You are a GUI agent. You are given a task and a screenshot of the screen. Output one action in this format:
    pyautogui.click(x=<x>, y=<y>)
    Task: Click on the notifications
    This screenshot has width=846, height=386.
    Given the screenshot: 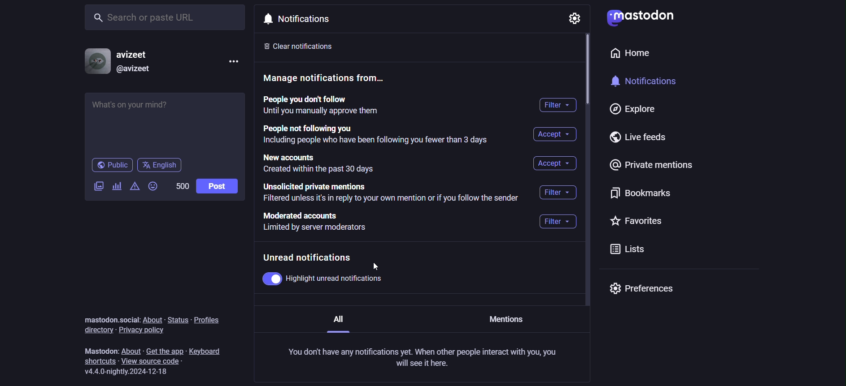 What is the action you would take?
    pyautogui.click(x=309, y=20)
    